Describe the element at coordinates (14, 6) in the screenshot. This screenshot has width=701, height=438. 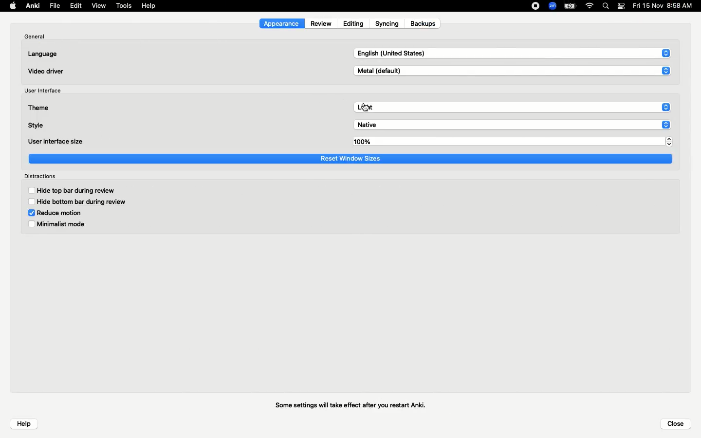
I see `Apple logo` at that location.